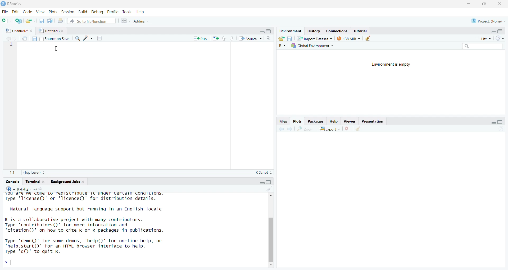 The width and height of the screenshot is (508, 270). What do you see at coordinates (216, 38) in the screenshot?
I see `Rerun` at bounding box center [216, 38].